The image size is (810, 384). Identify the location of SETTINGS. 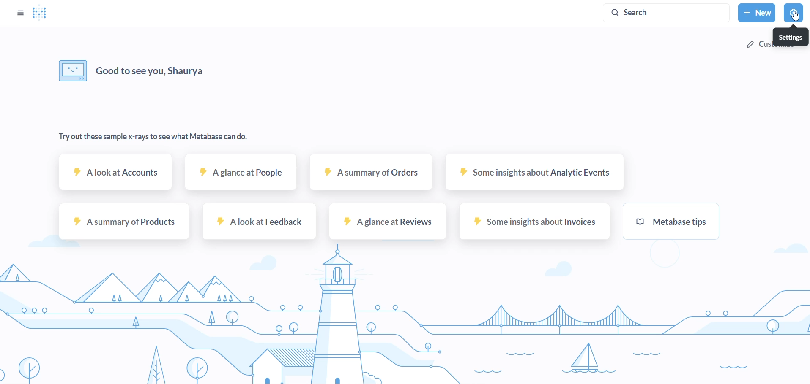
(796, 11).